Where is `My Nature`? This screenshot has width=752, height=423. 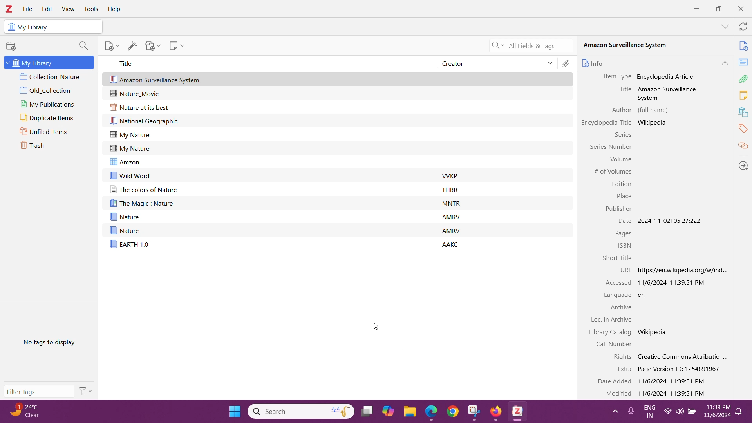 My Nature is located at coordinates (130, 134).